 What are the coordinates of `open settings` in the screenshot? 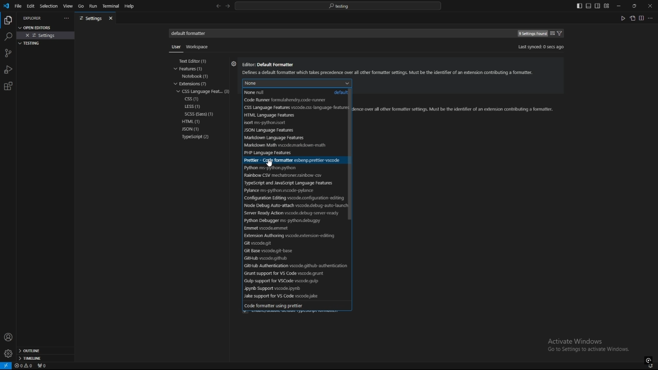 It's located at (632, 18).